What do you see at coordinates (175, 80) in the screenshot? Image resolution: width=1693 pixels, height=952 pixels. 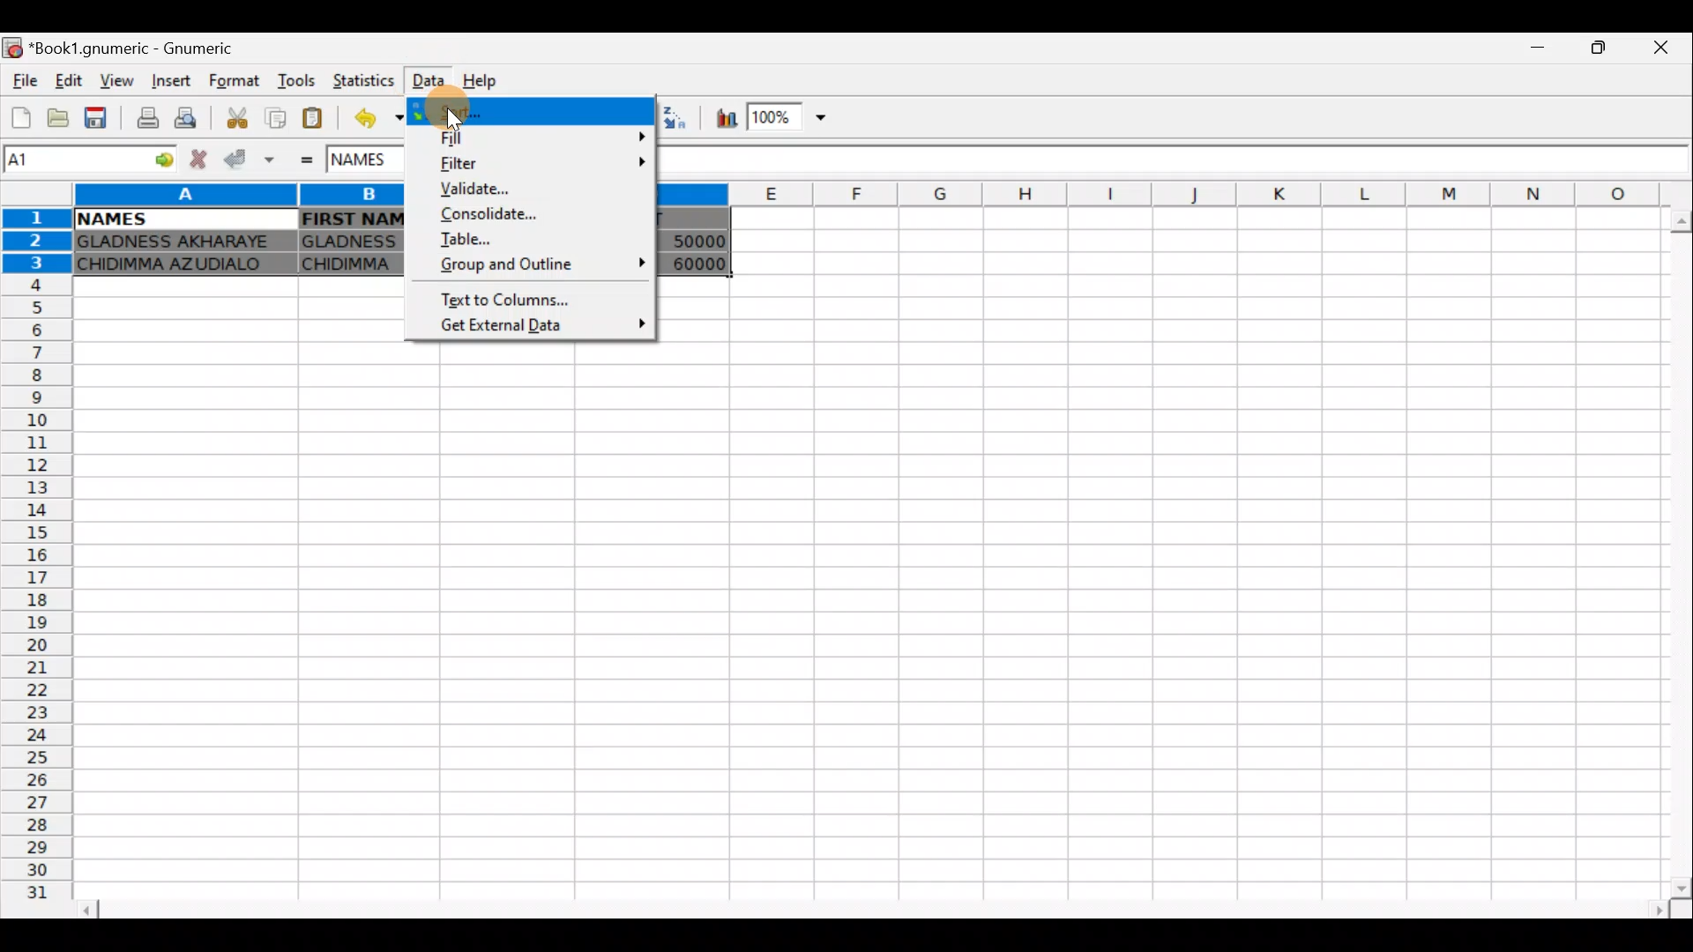 I see `Insert` at bounding box center [175, 80].